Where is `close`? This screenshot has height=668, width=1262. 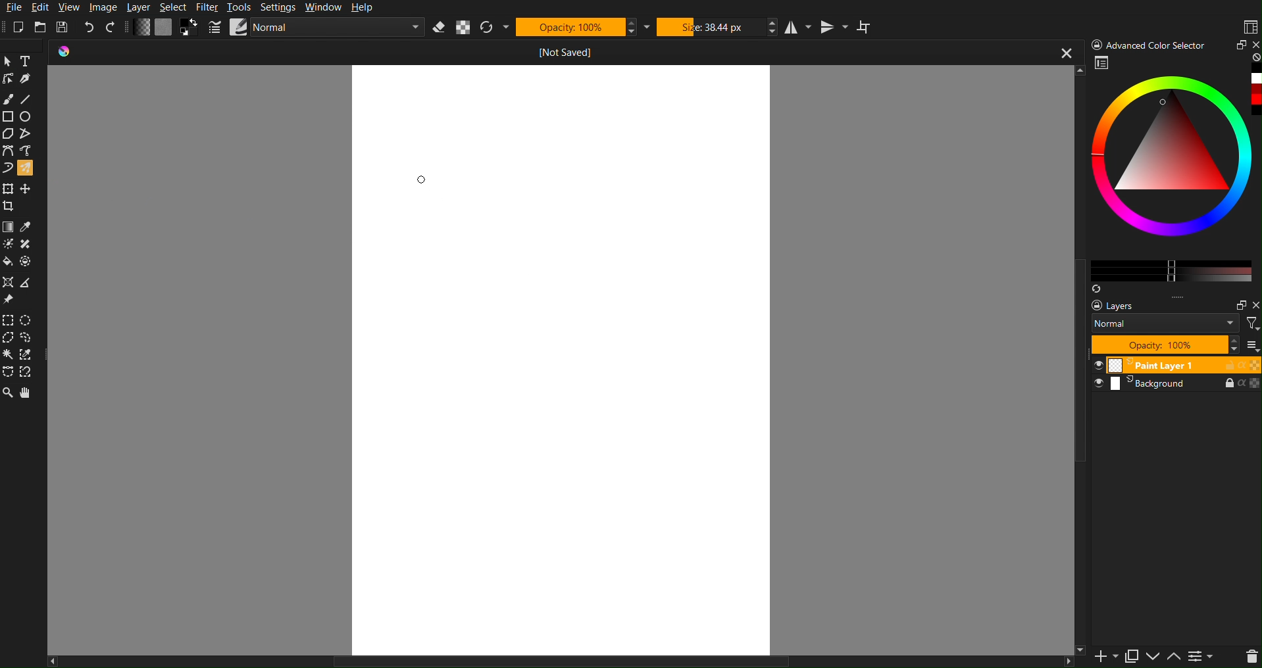
close is located at coordinates (1065, 54).